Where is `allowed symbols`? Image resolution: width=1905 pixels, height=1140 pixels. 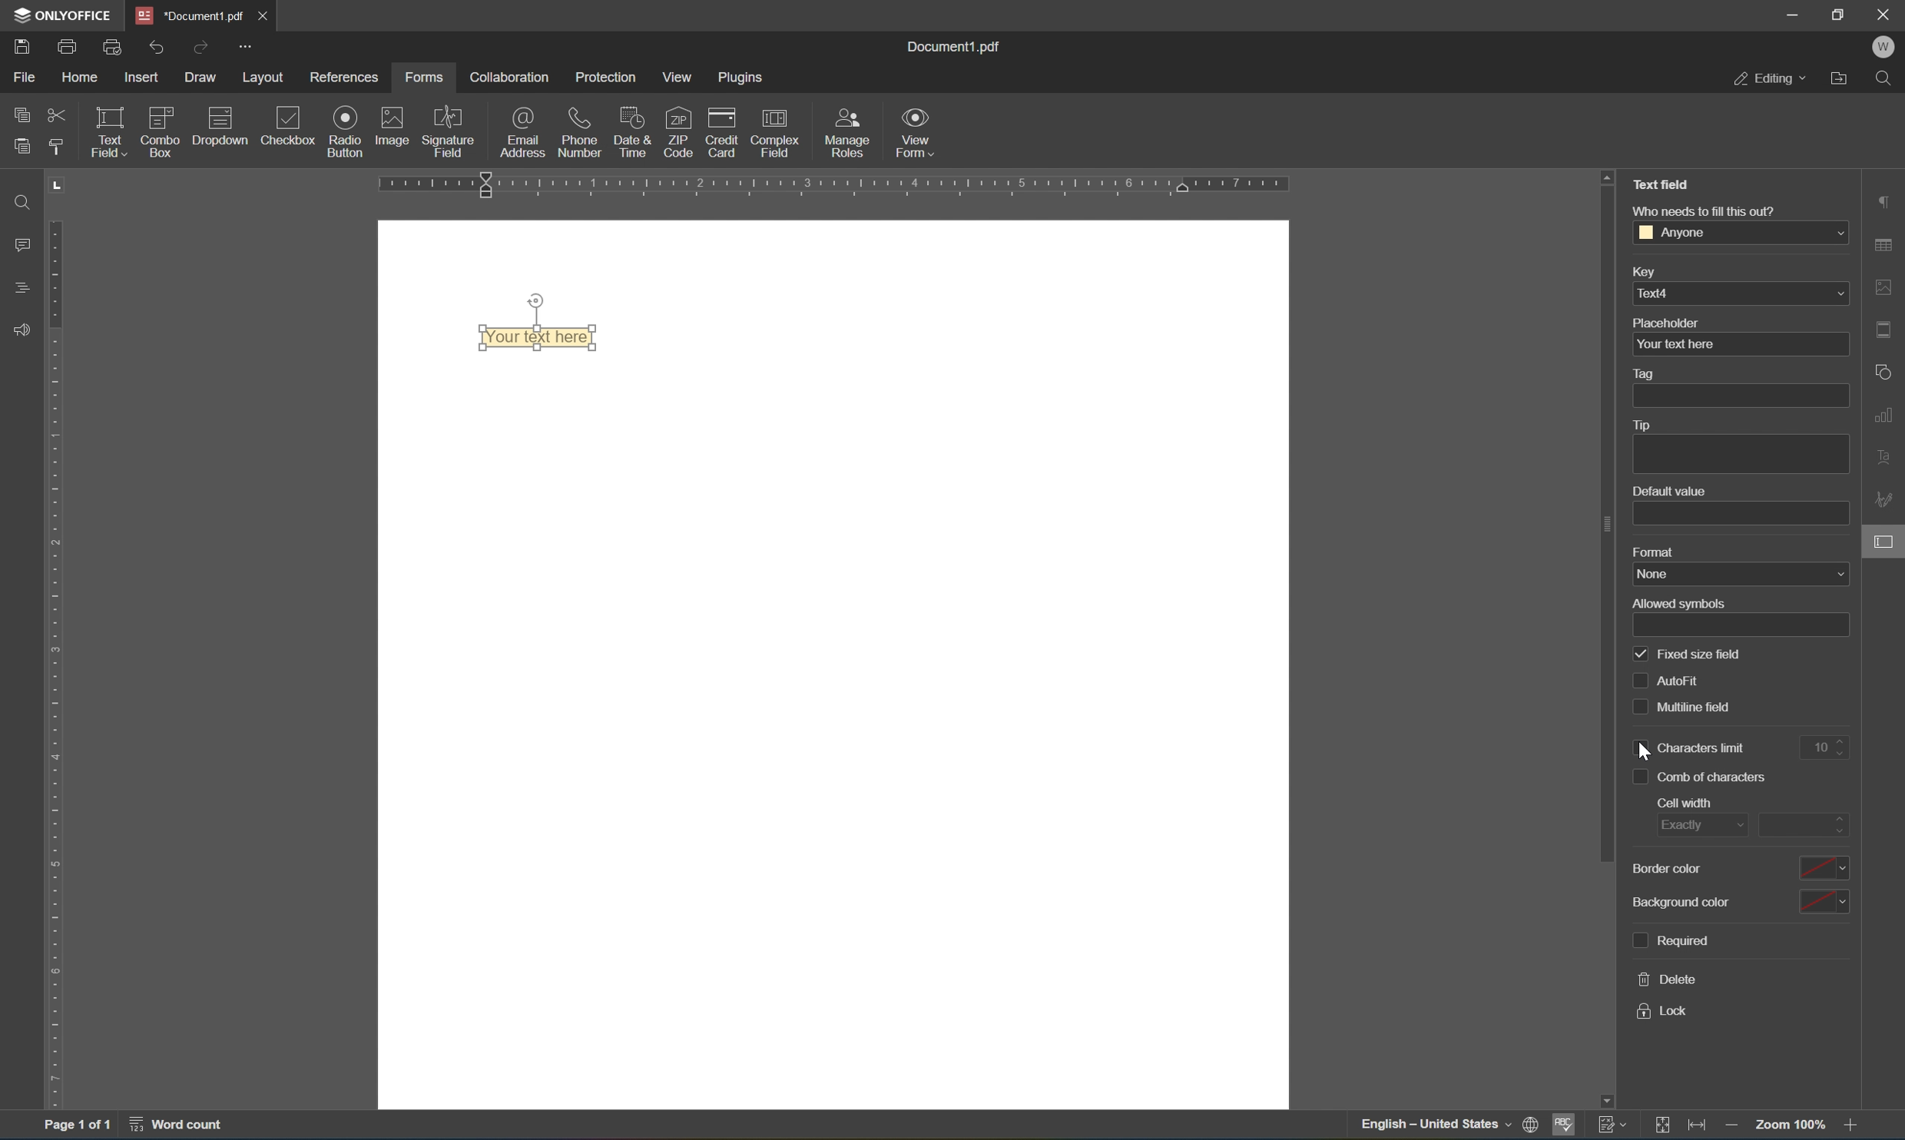 allowed symbols is located at coordinates (1678, 604).